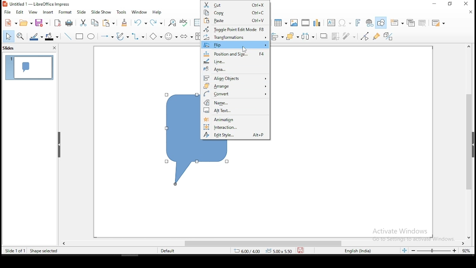 This screenshot has width=476, height=268. Describe the element at coordinates (468, 141) in the screenshot. I see `scroll bar` at that location.